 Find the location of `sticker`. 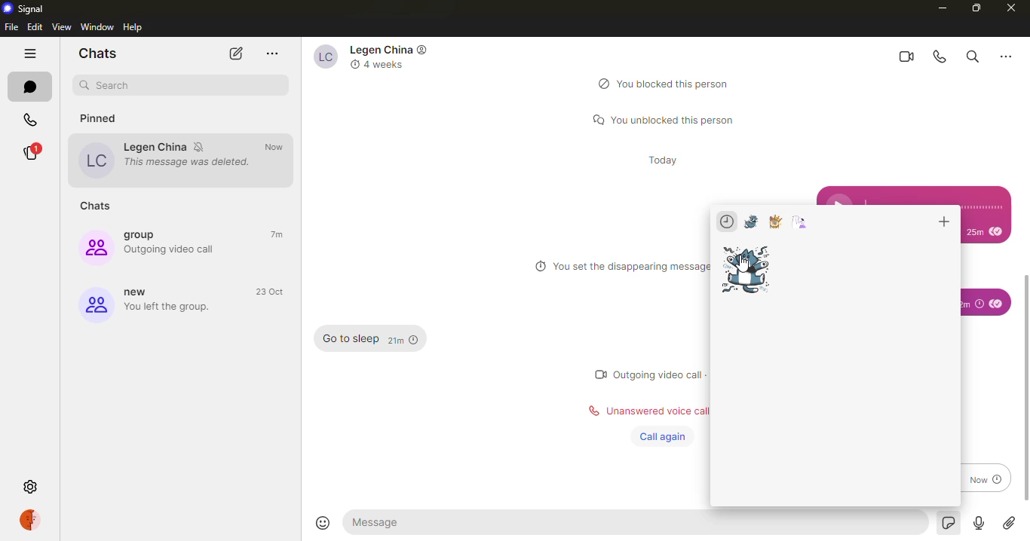

sticker is located at coordinates (946, 522).